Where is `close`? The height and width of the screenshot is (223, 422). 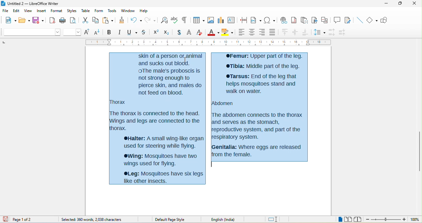
close is located at coordinates (414, 4).